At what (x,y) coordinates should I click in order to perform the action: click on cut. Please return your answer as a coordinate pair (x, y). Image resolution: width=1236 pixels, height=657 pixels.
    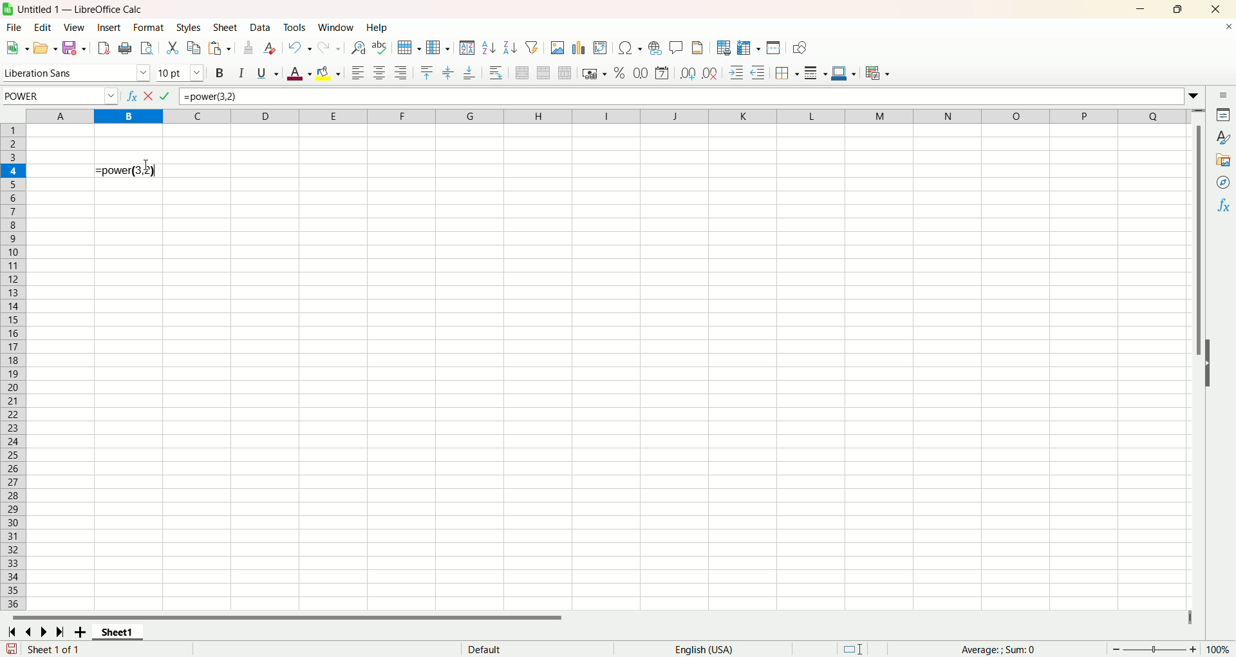
    Looking at the image, I should click on (172, 46).